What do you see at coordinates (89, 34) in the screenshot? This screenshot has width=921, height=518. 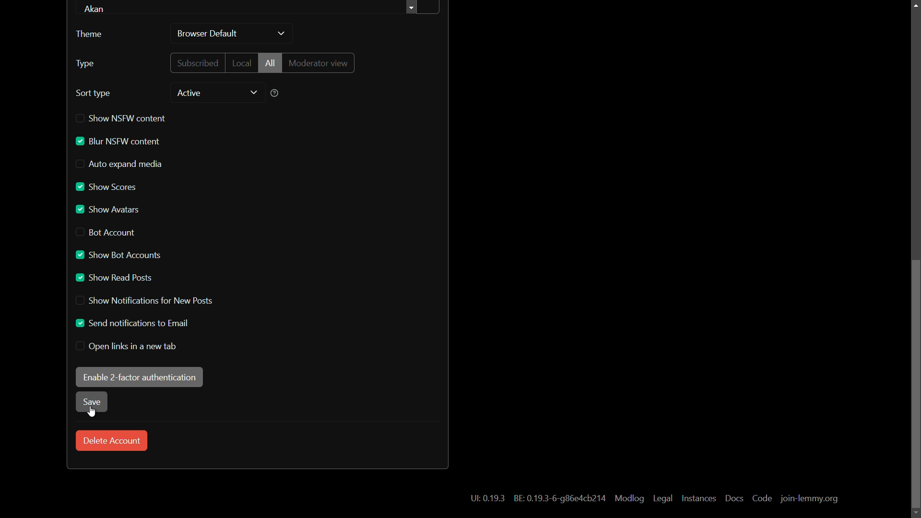 I see `theme` at bounding box center [89, 34].